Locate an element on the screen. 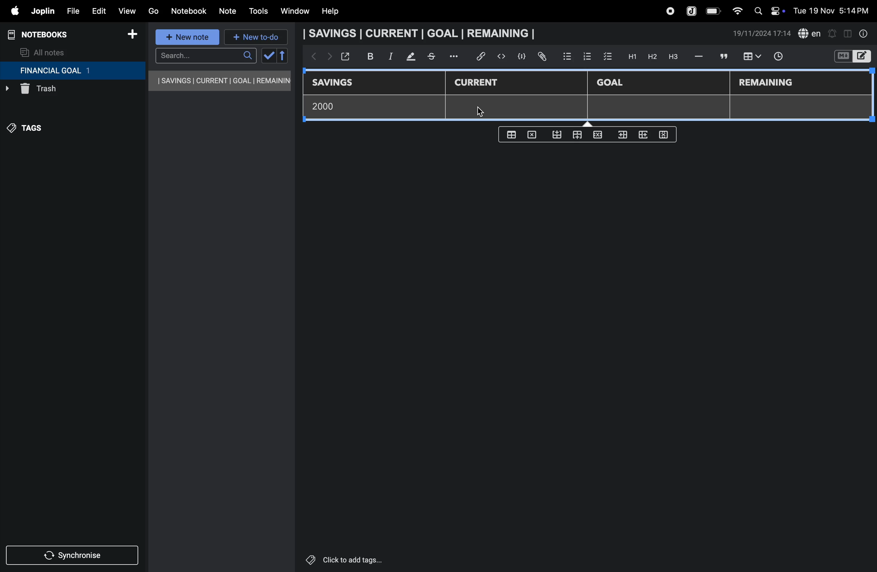 The image size is (877, 572). synchronize is located at coordinates (73, 554).